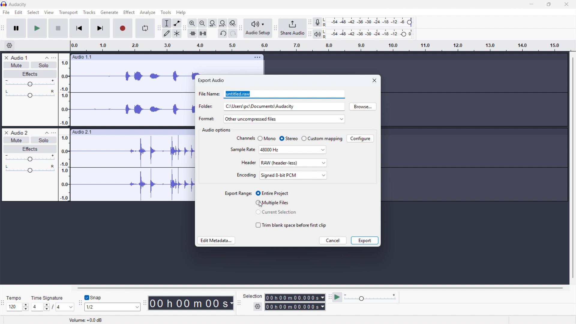  I want to click on Open track options, so click(258, 56).